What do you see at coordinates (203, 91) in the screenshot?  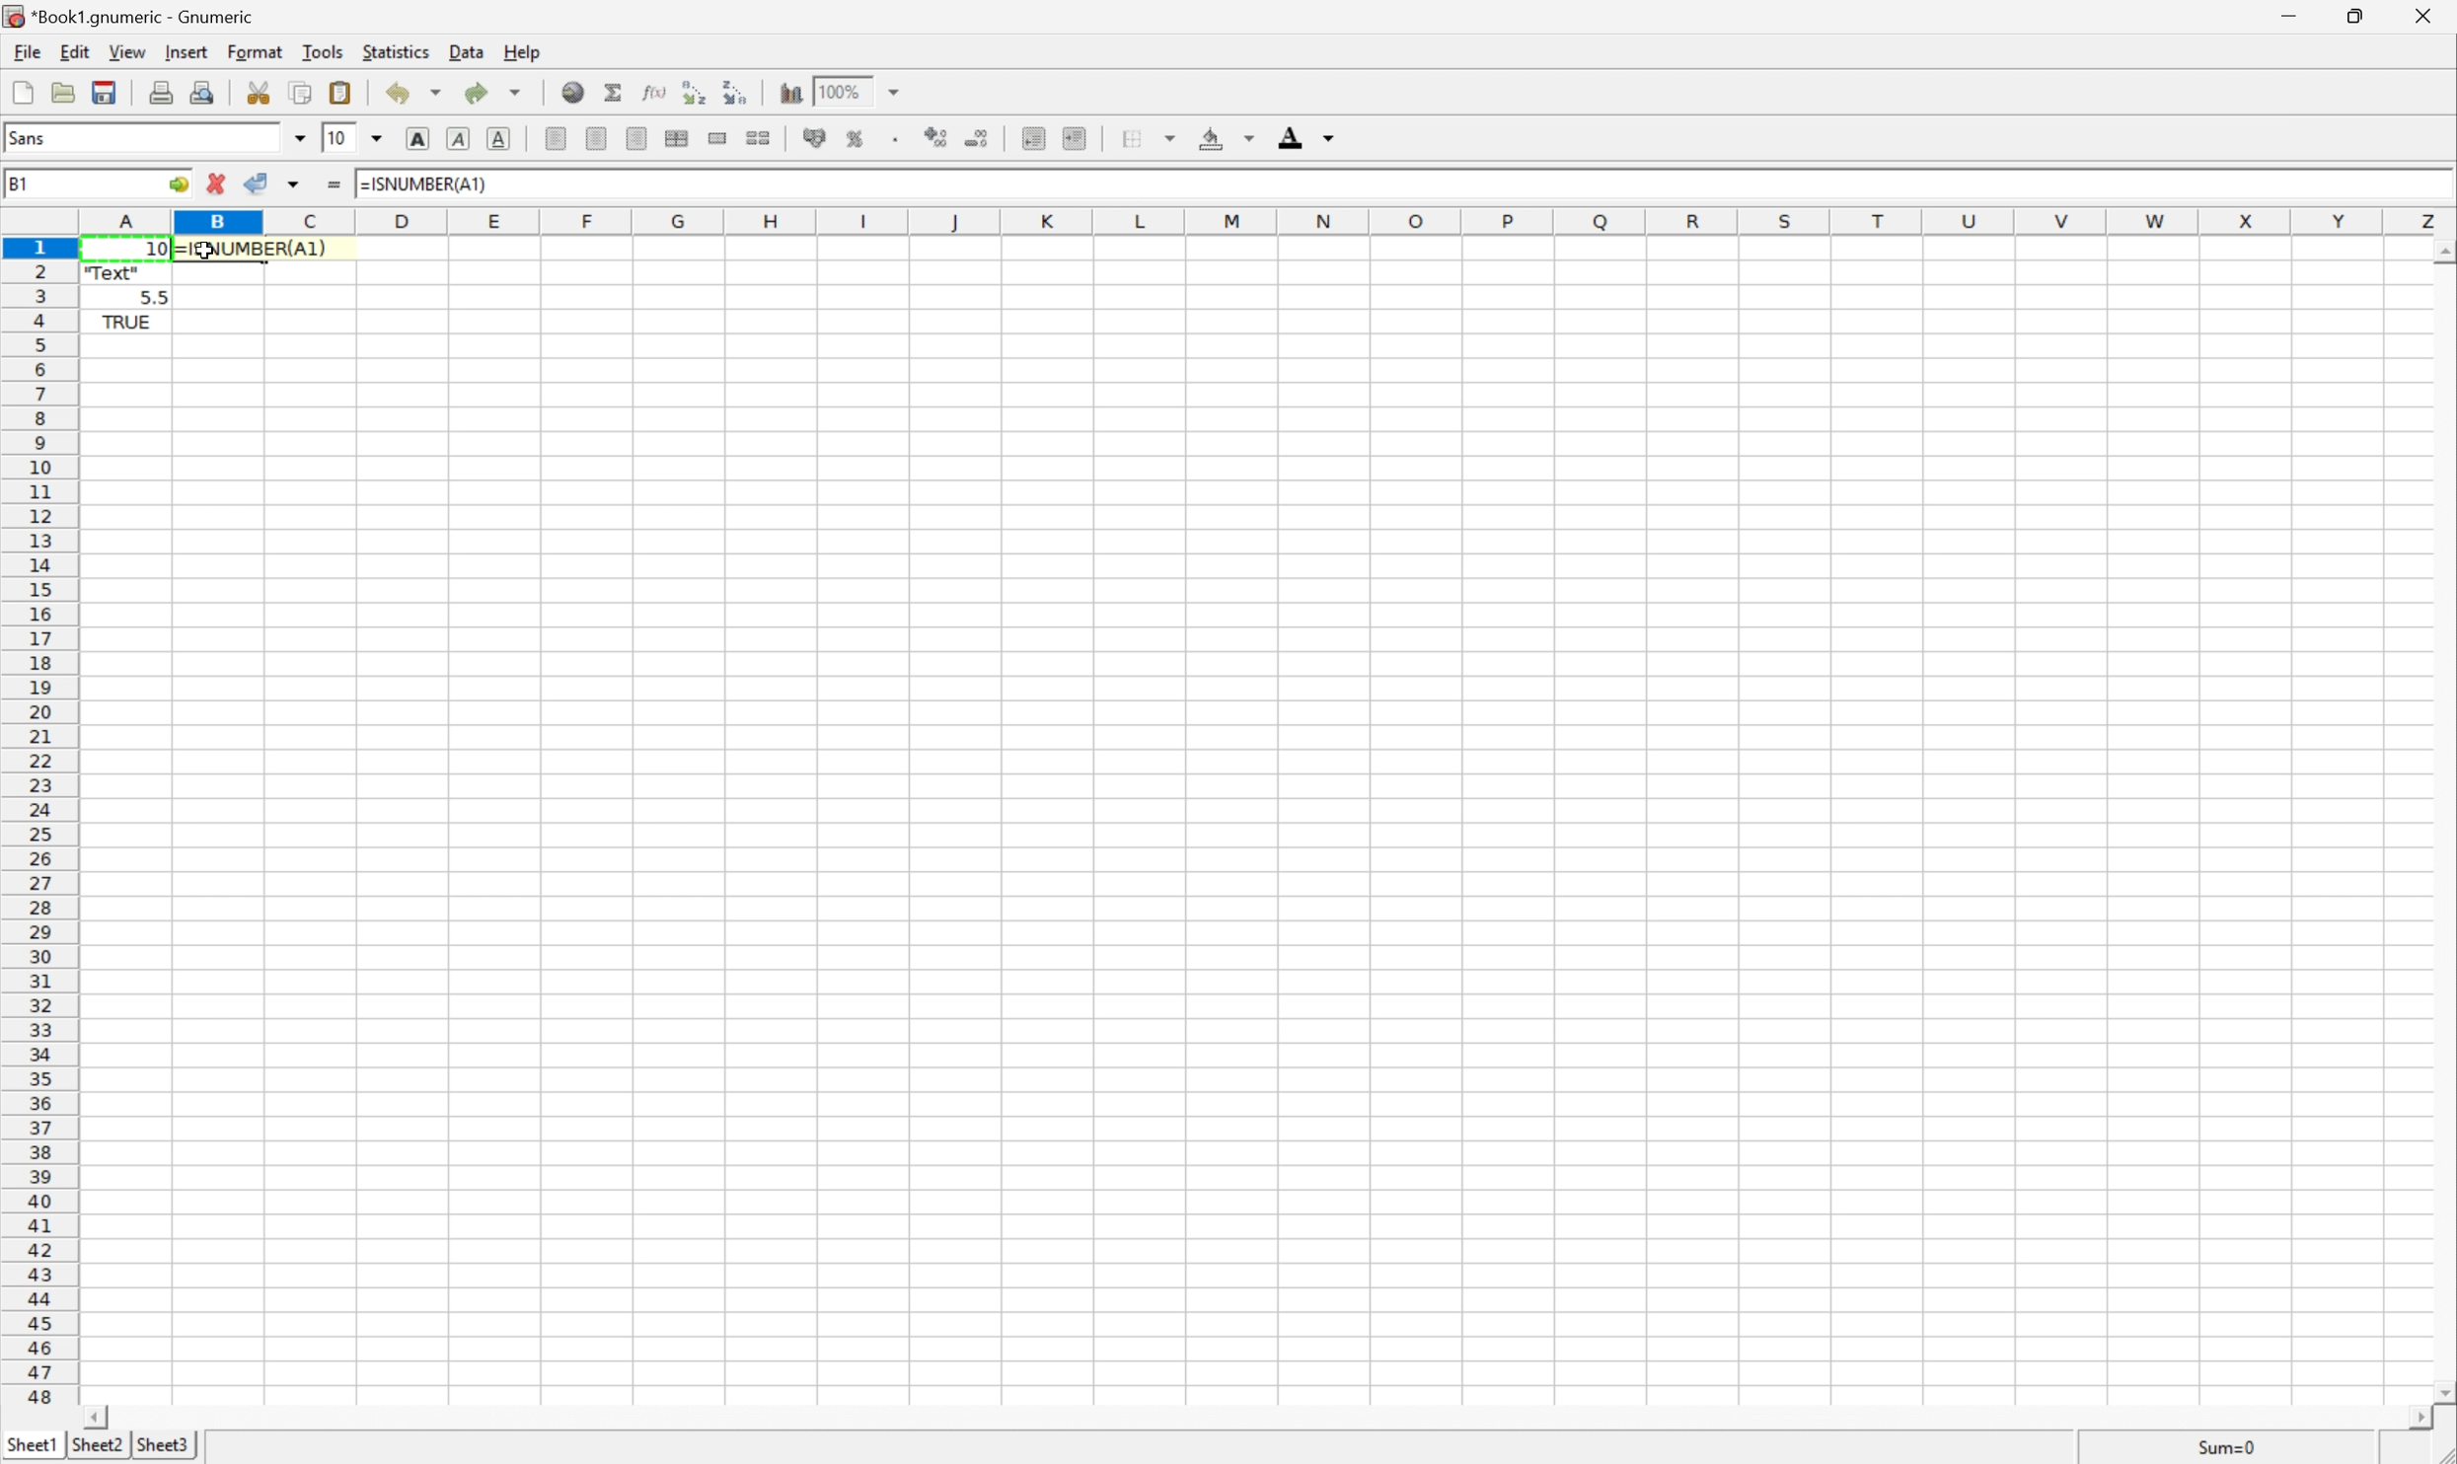 I see `Print preview` at bounding box center [203, 91].